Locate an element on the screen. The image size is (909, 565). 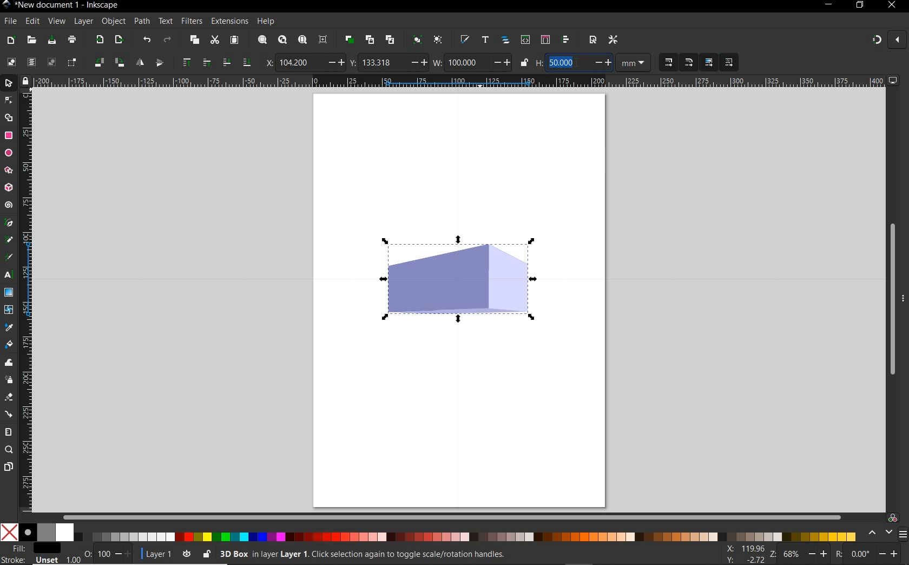
dropper tool is located at coordinates (10, 327).